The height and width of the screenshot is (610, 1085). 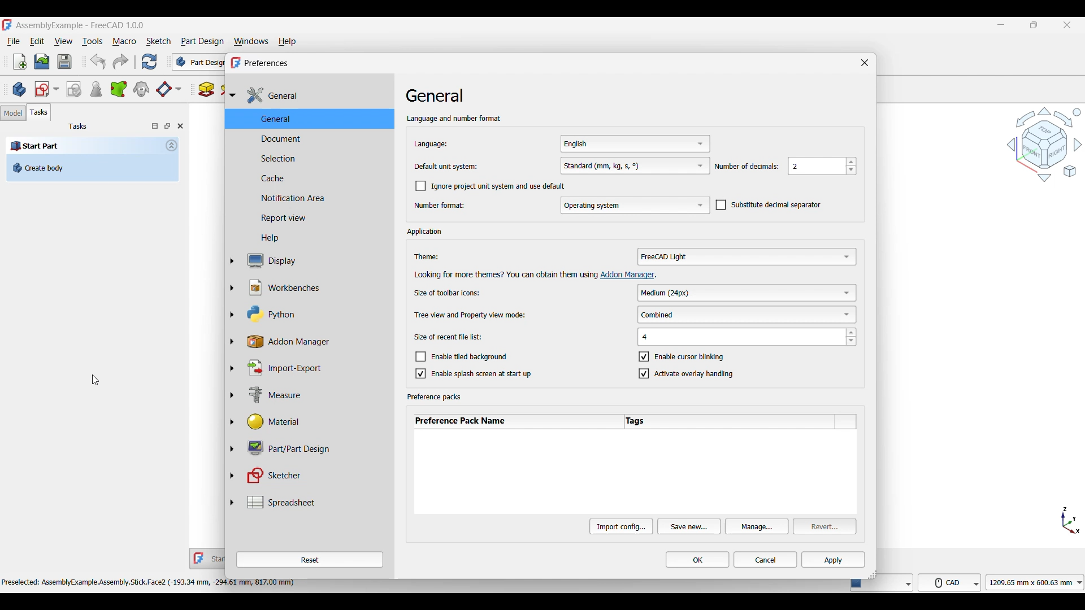 I want to click on Open, so click(x=42, y=62).